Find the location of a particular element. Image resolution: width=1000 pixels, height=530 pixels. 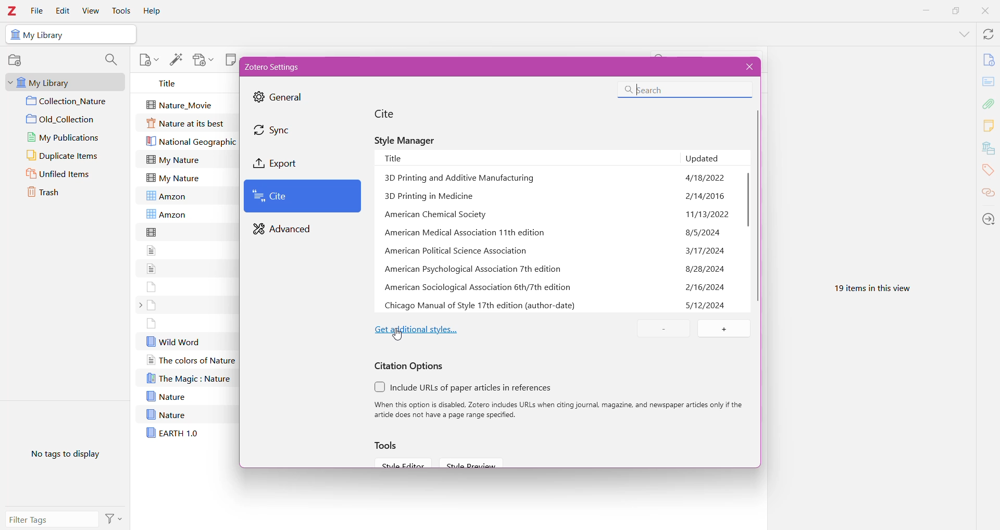

Filter Collections is located at coordinates (110, 60).